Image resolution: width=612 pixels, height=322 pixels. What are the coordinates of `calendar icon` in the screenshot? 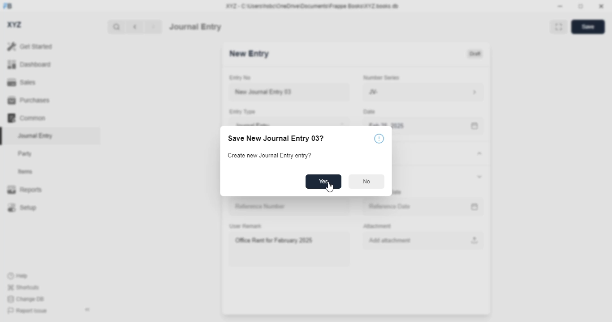 It's located at (475, 207).